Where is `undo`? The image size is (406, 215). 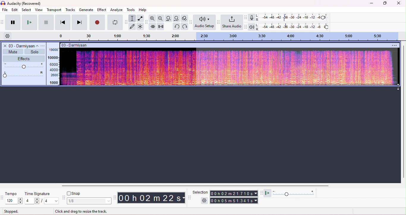
undo is located at coordinates (176, 27).